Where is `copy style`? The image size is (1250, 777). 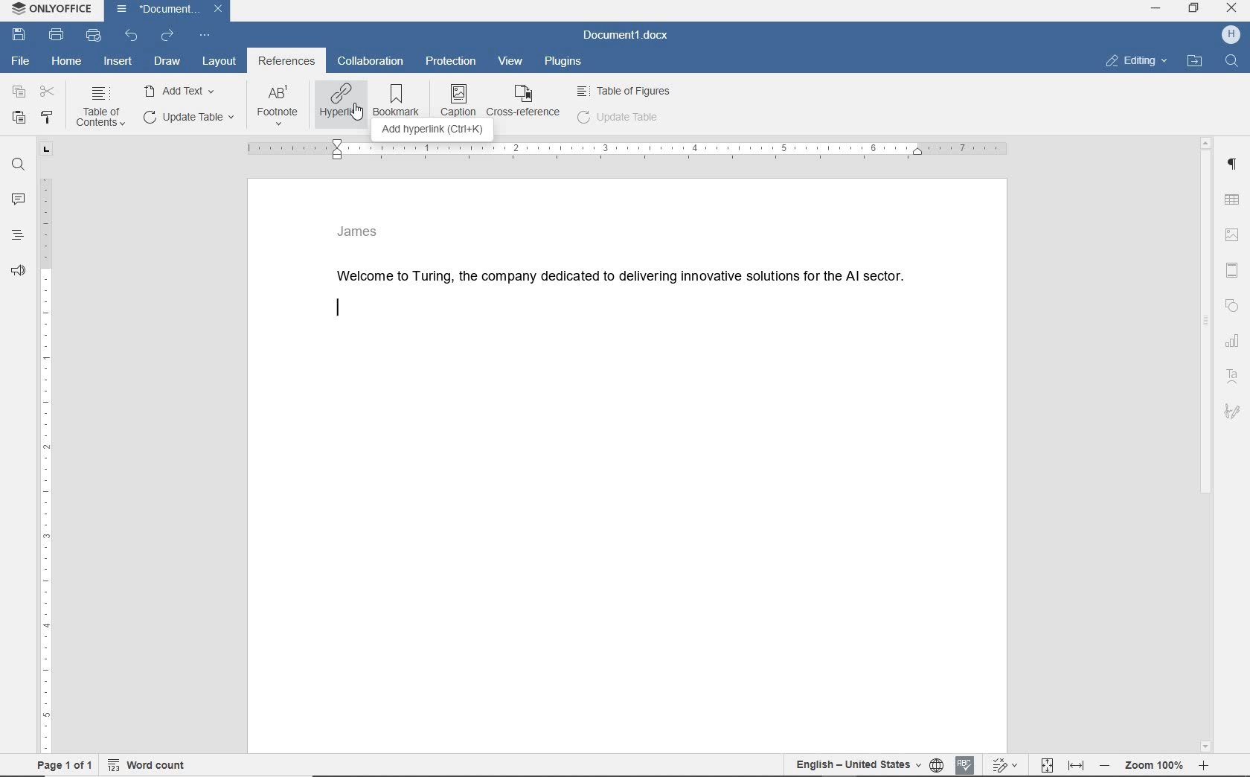 copy style is located at coordinates (49, 116).